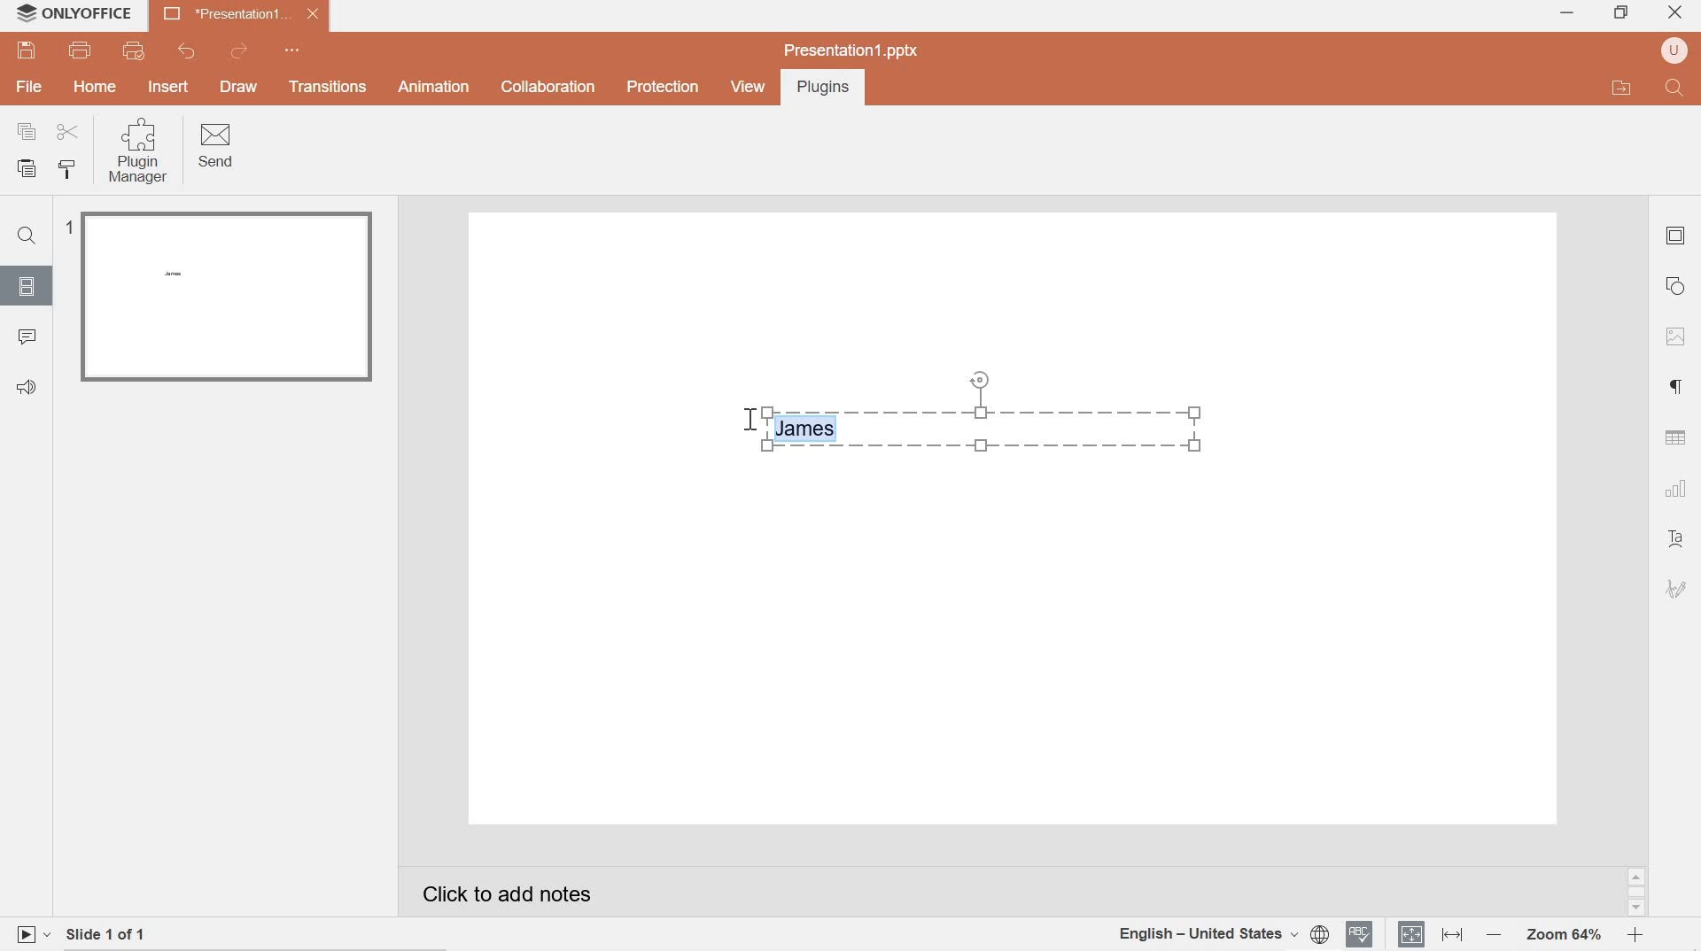  I want to click on Feedback & support, so click(27, 387).